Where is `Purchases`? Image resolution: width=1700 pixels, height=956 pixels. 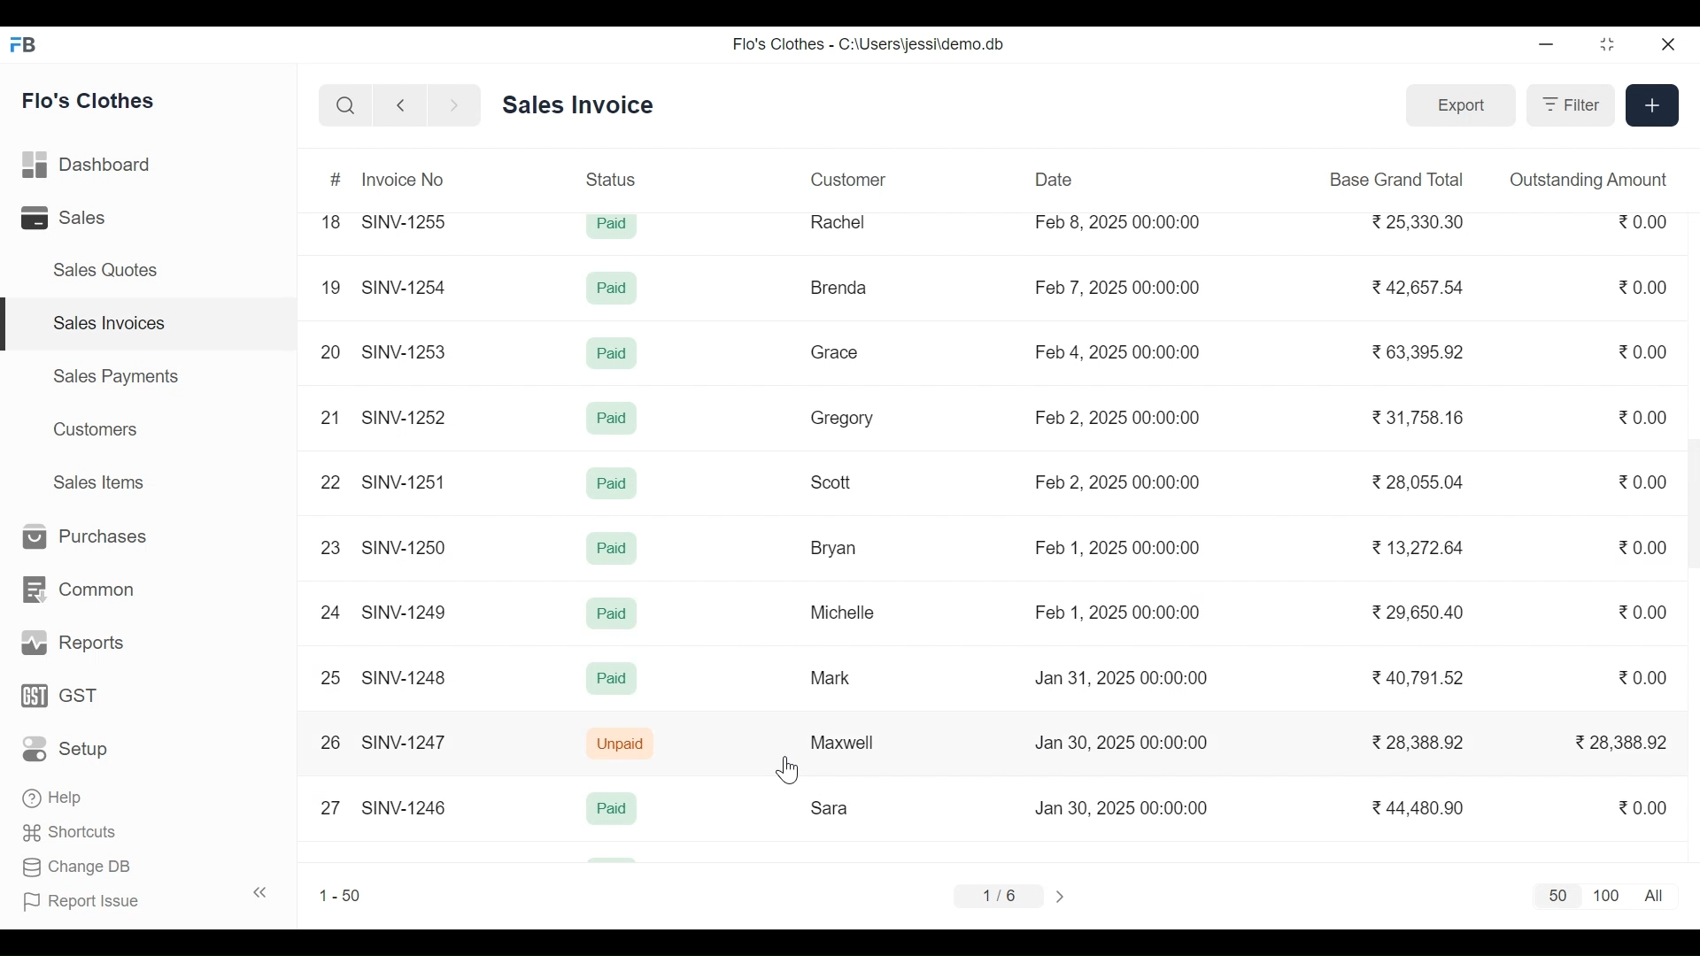 Purchases is located at coordinates (78, 537).